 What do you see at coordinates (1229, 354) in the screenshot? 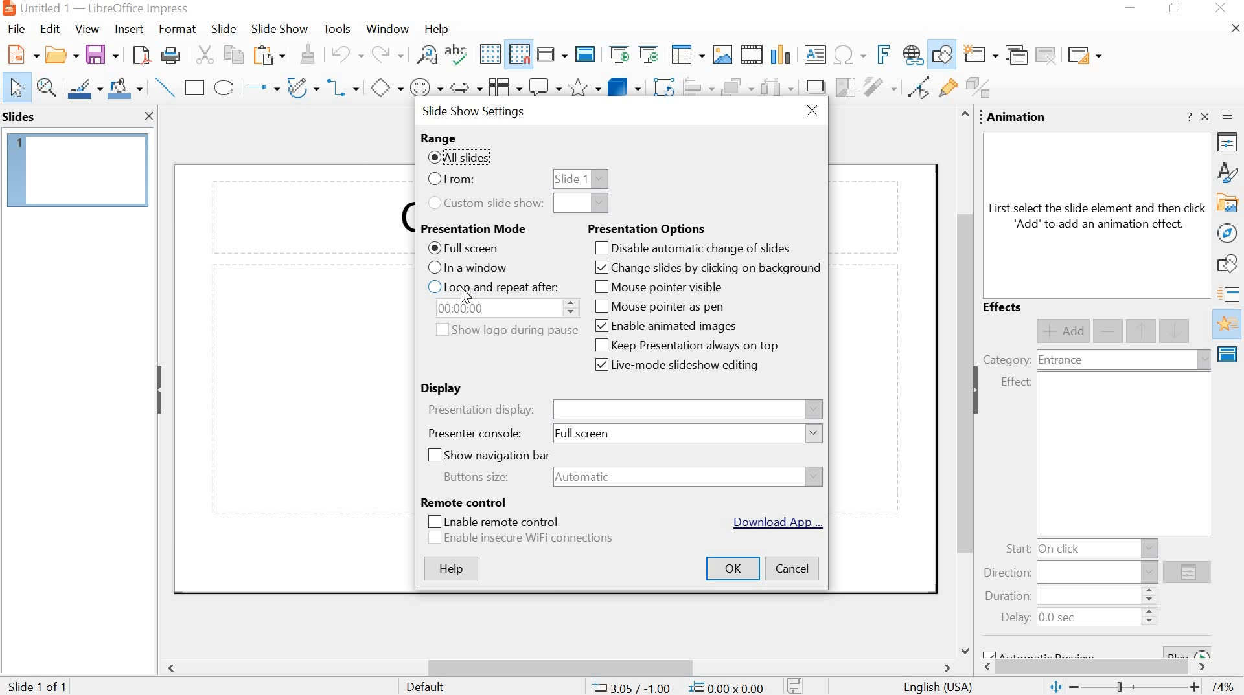
I see `master slides` at bounding box center [1229, 354].